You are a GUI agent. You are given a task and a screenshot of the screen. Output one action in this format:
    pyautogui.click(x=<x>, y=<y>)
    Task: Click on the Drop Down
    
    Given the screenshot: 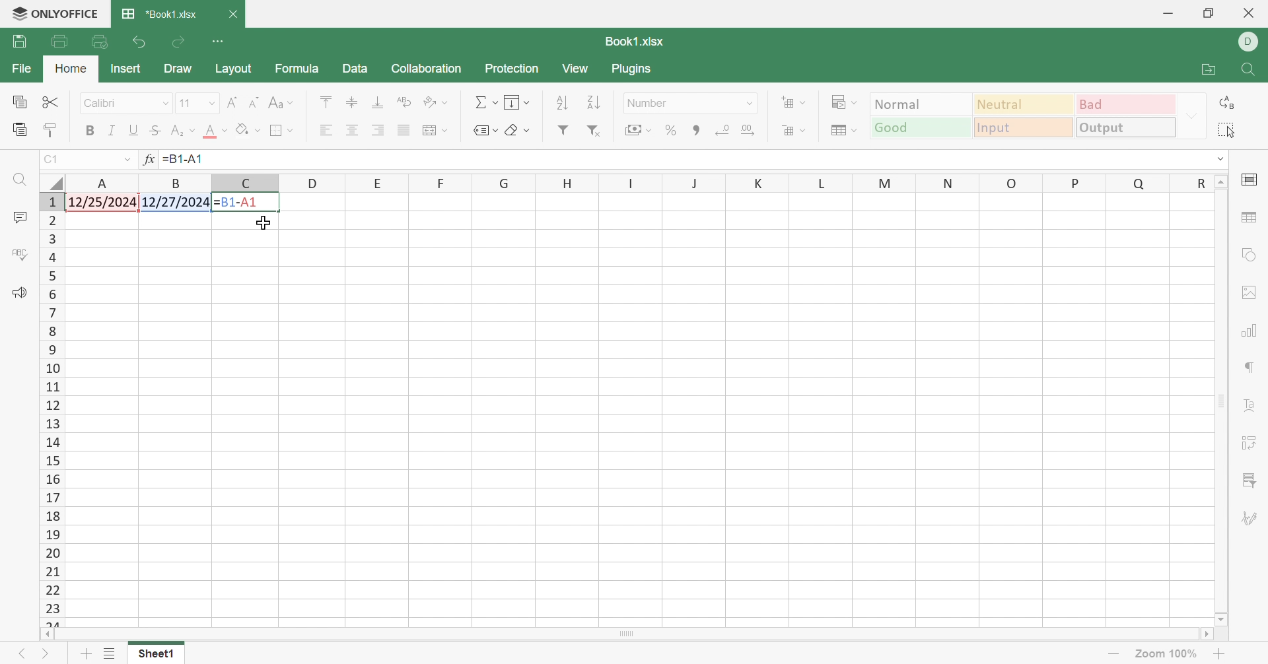 What is the action you would take?
    pyautogui.click(x=166, y=106)
    